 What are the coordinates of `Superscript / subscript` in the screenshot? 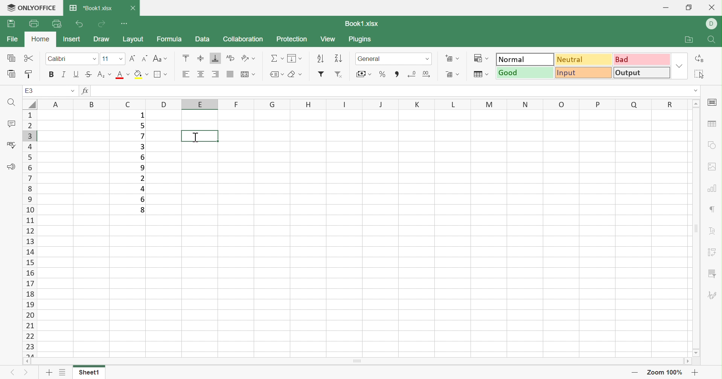 It's located at (105, 74).